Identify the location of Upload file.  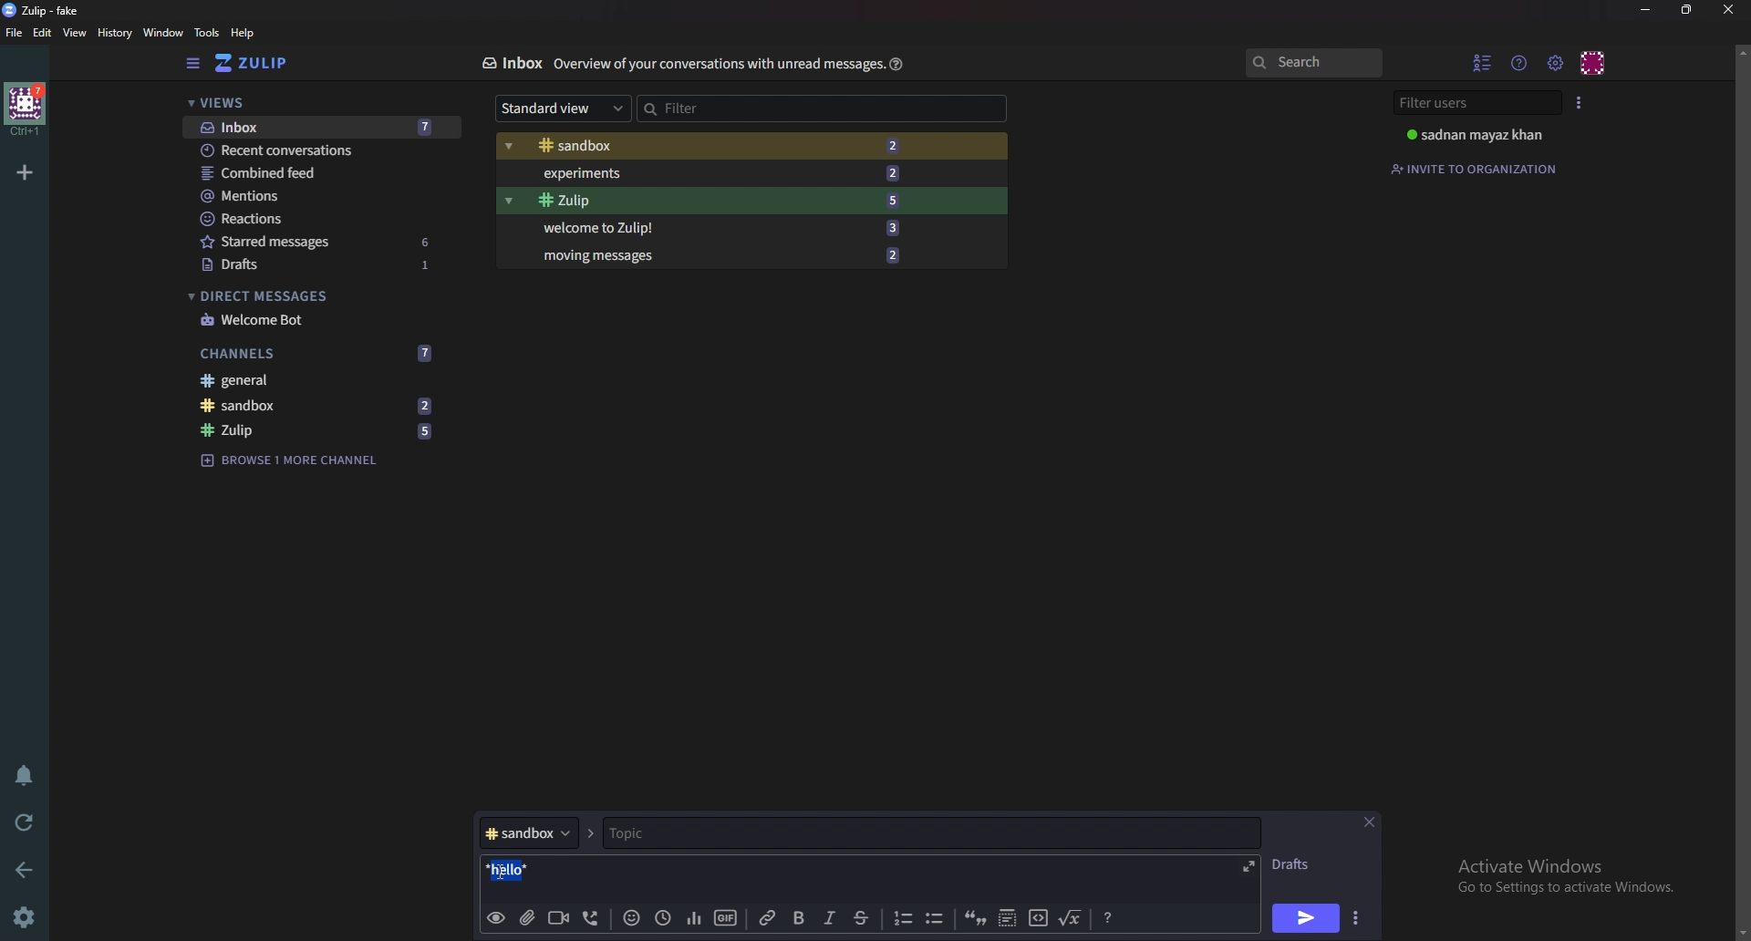
(528, 917).